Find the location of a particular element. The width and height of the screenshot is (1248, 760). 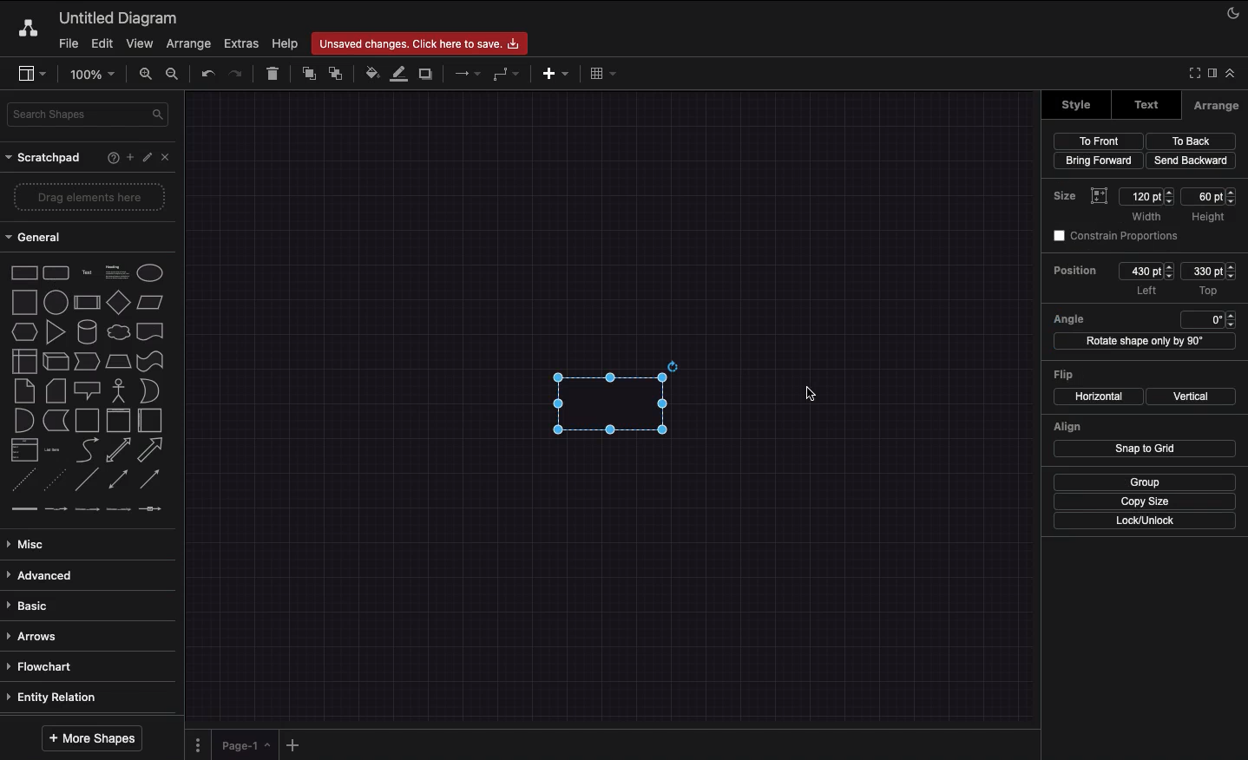

Sidebar is located at coordinates (31, 74).